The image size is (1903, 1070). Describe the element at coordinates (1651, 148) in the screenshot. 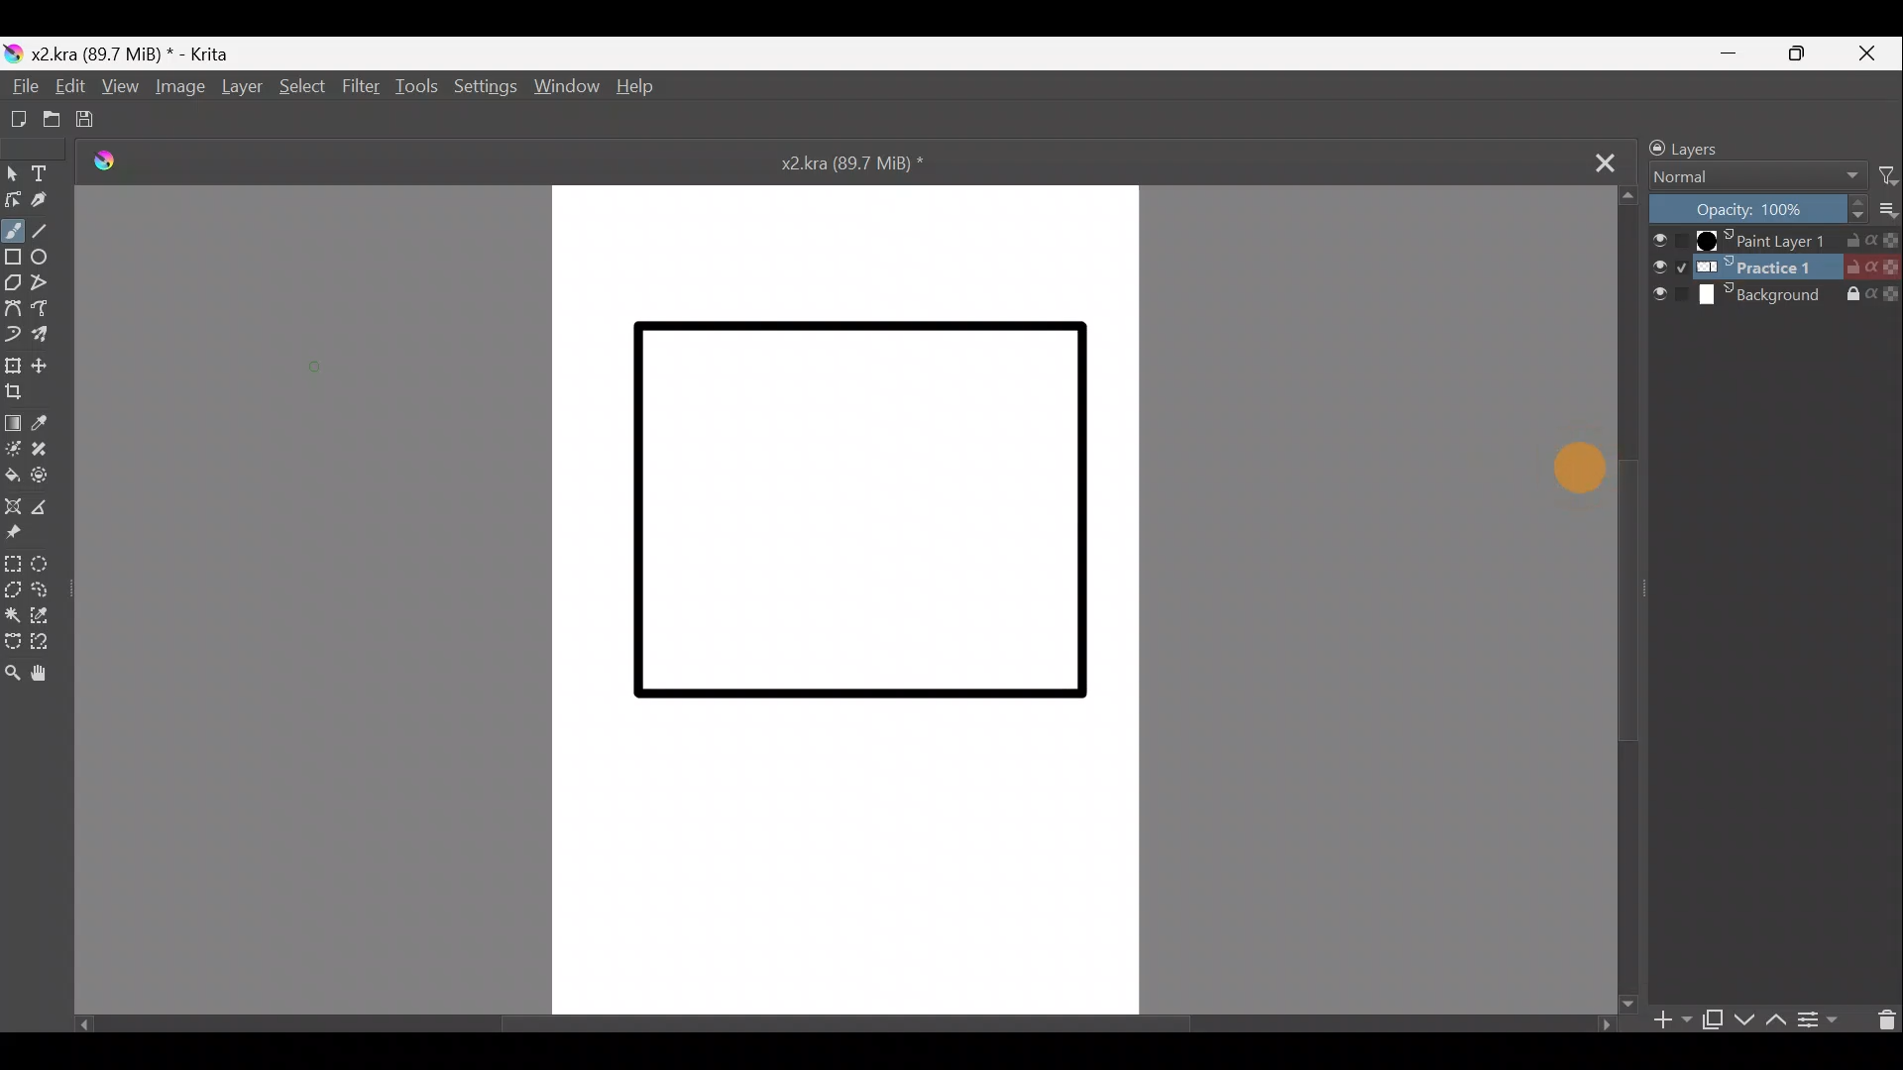

I see `Lock/unlock` at that location.